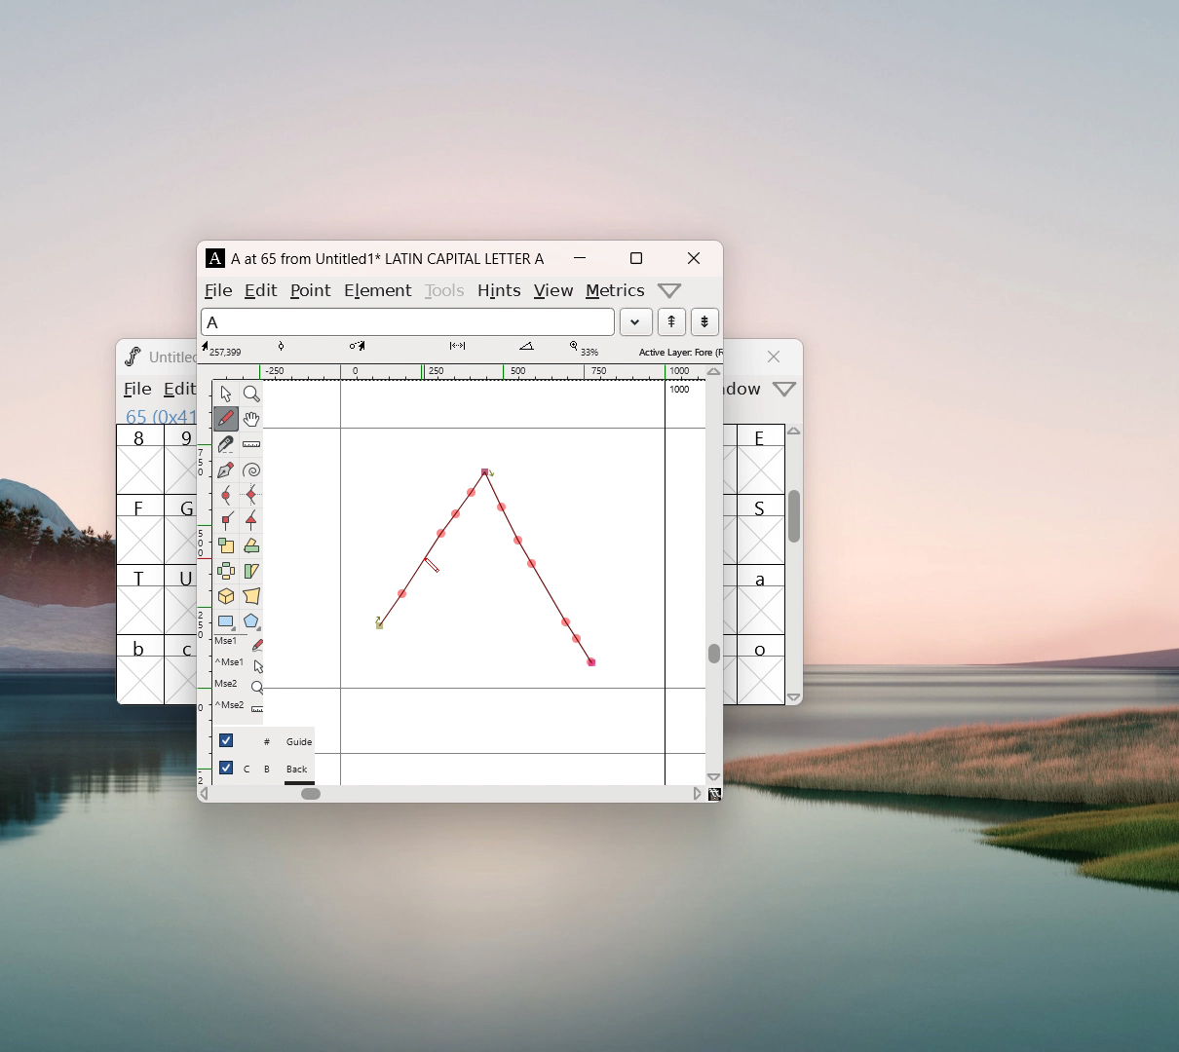 The width and height of the screenshot is (1179, 1052). What do you see at coordinates (278, 771) in the screenshot?
I see `C B Back` at bounding box center [278, 771].